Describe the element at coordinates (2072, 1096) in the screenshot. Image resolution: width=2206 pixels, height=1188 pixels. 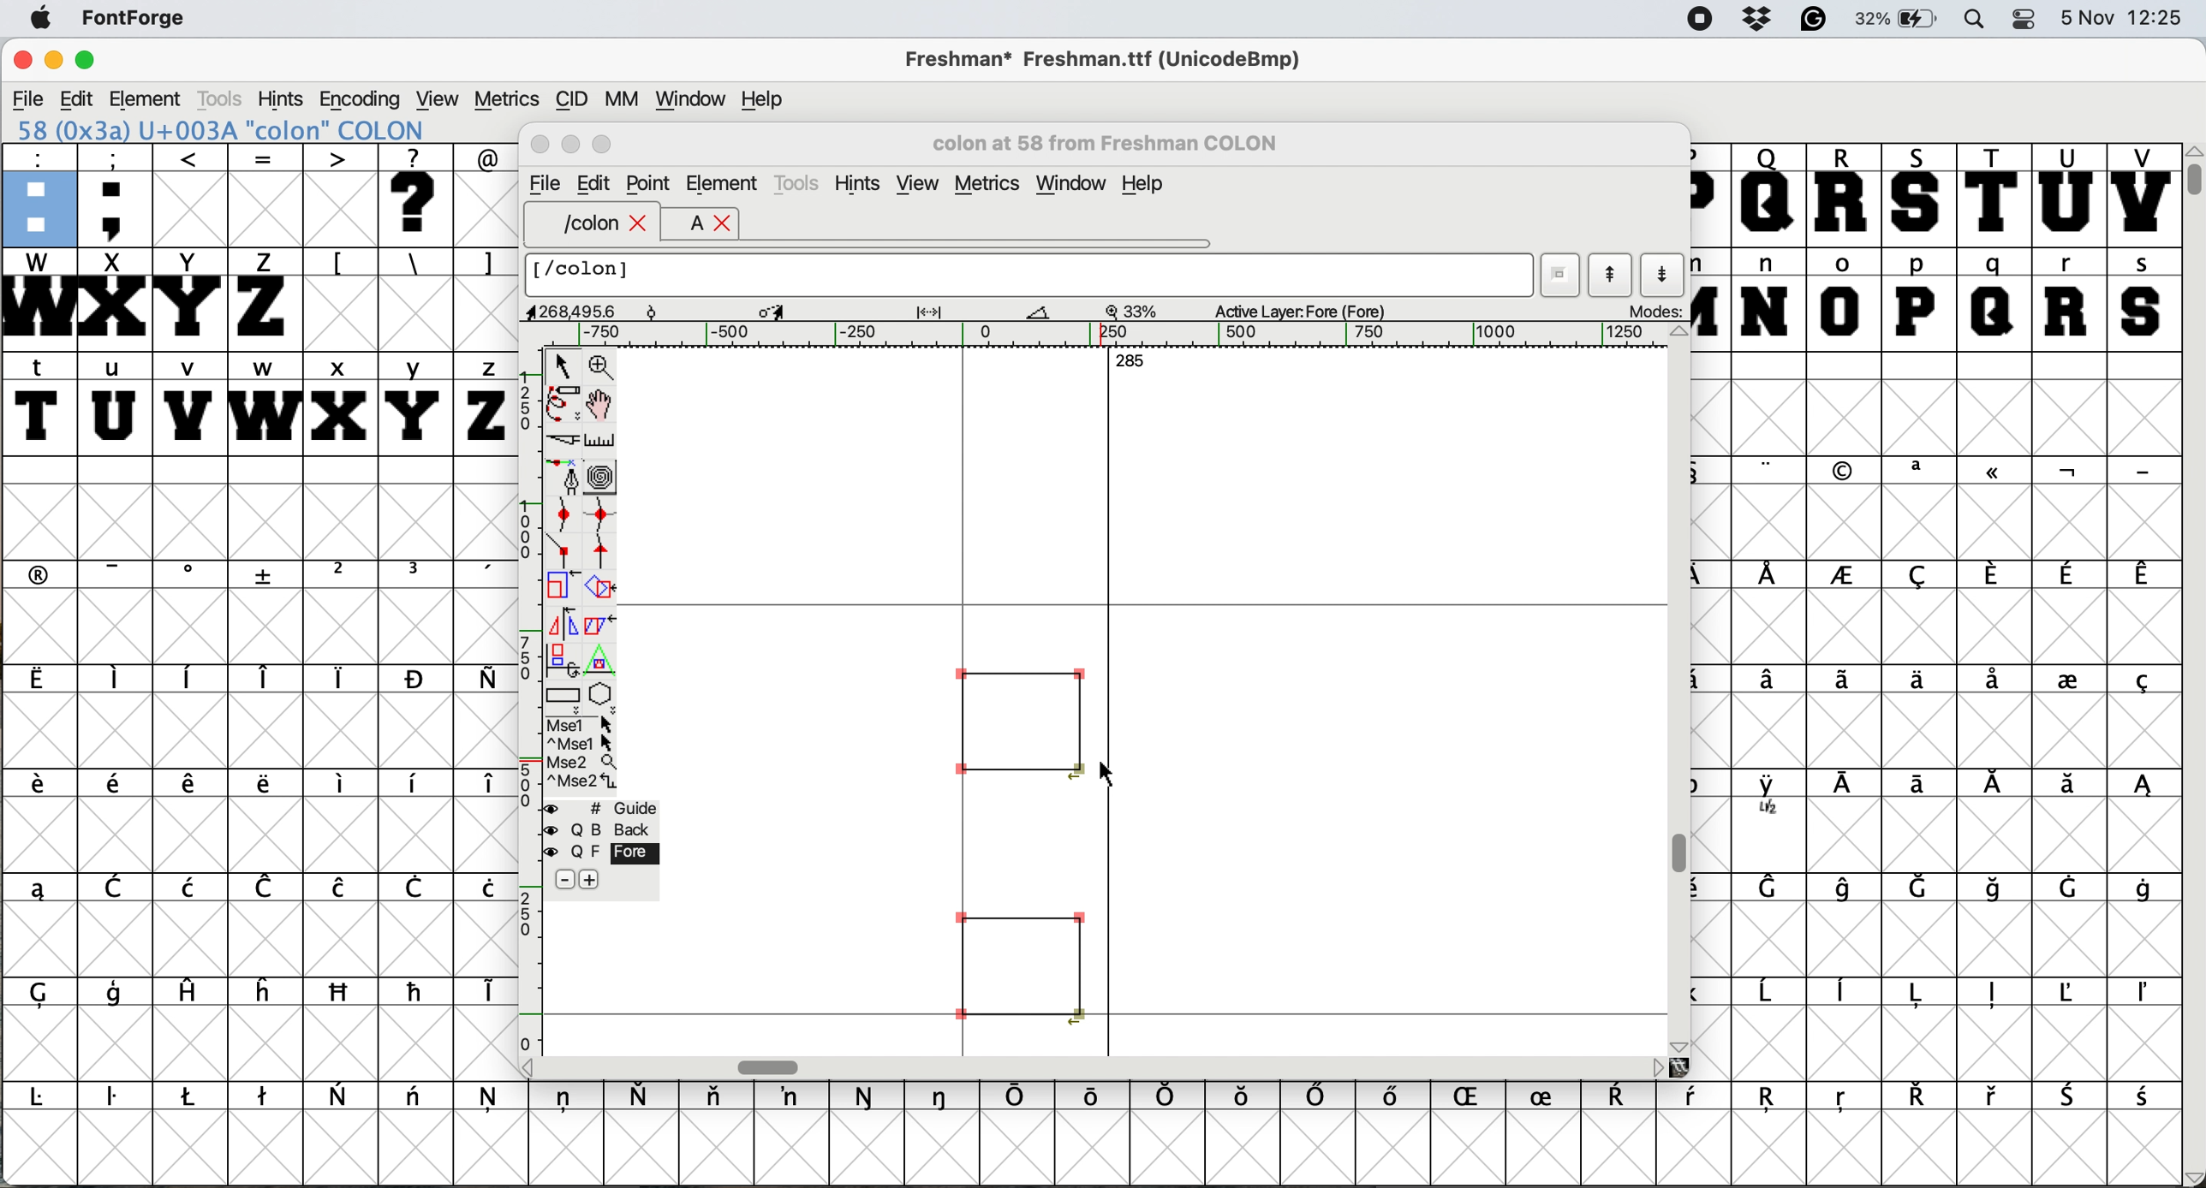
I see `symbol` at that location.